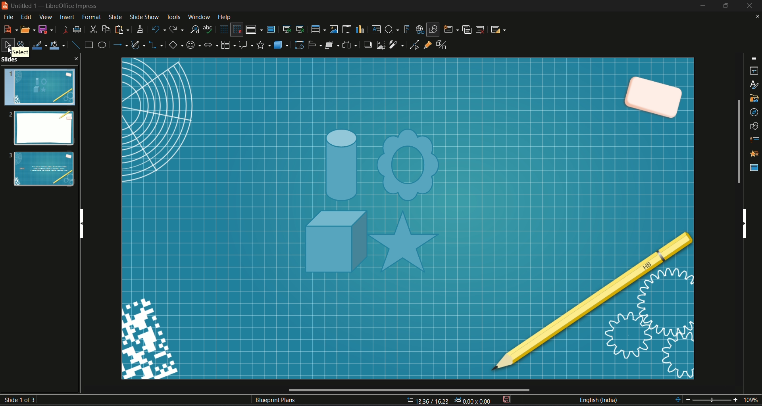 The width and height of the screenshot is (762, 406). What do you see at coordinates (317, 29) in the screenshot?
I see `table` at bounding box center [317, 29].